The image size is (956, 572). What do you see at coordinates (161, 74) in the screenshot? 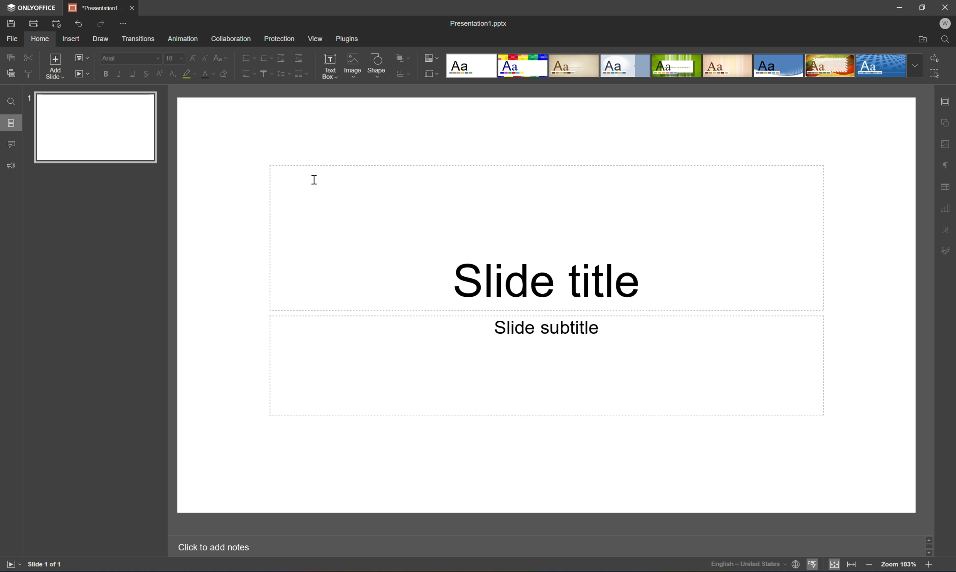
I see `Superscript` at bounding box center [161, 74].